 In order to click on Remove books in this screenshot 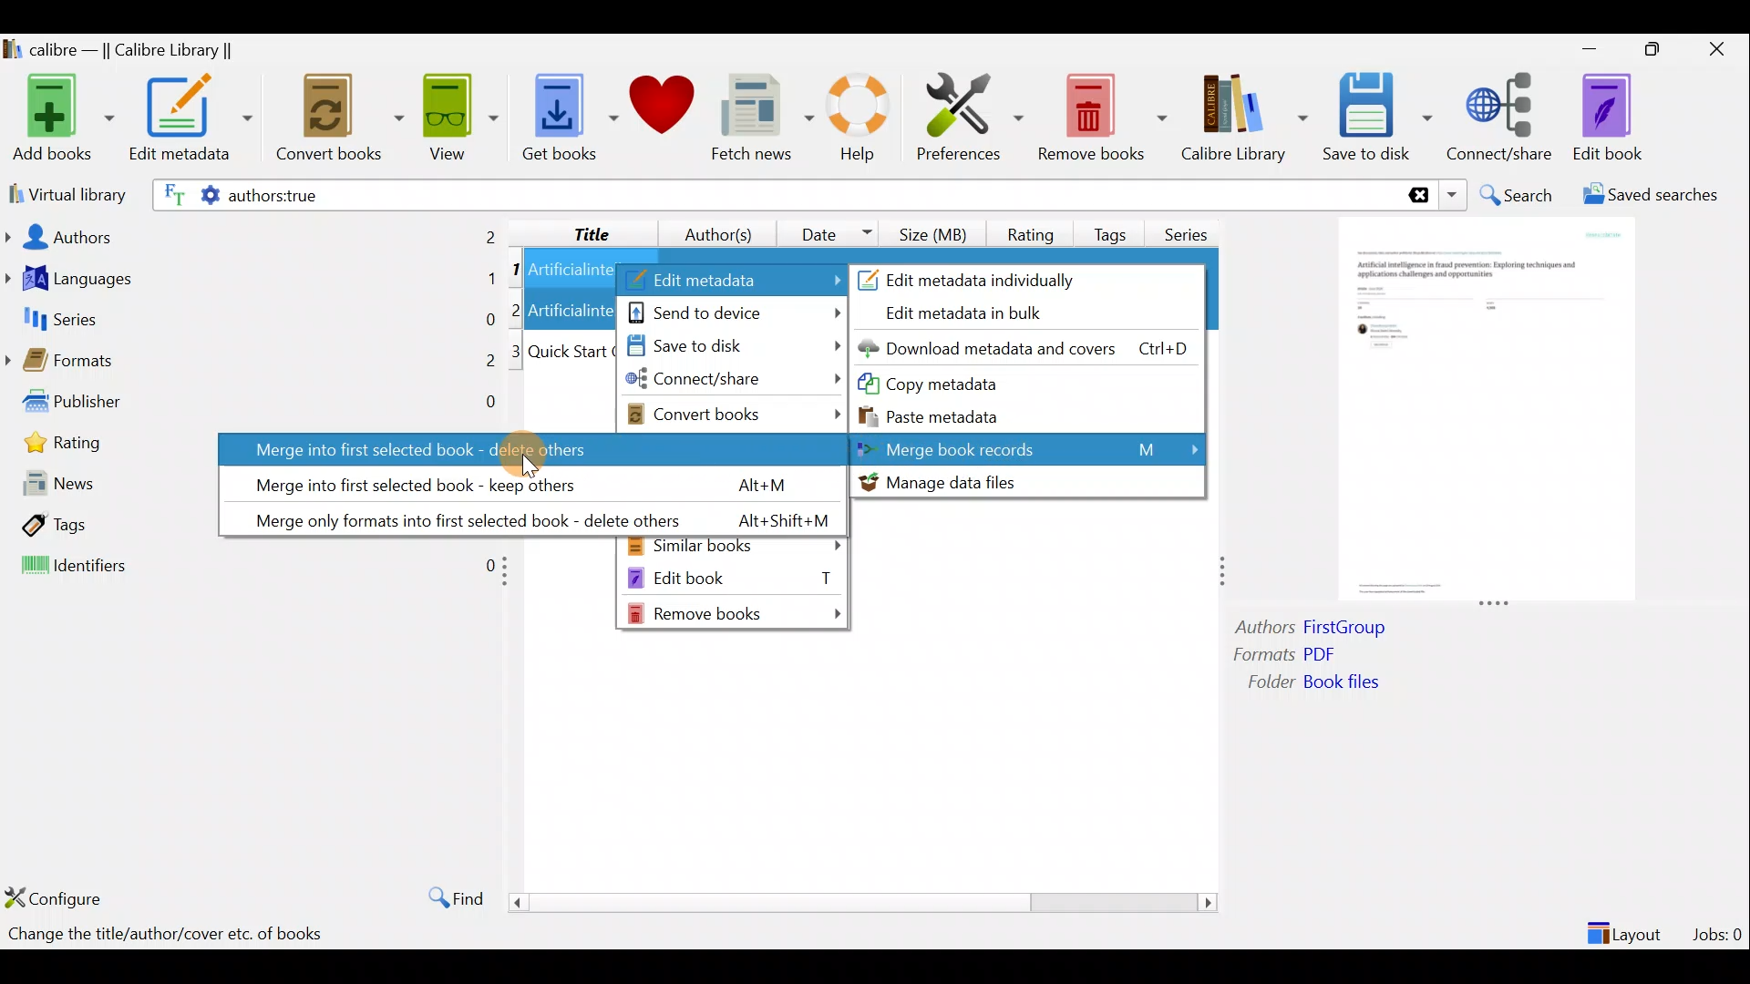, I will do `click(1103, 117)`.